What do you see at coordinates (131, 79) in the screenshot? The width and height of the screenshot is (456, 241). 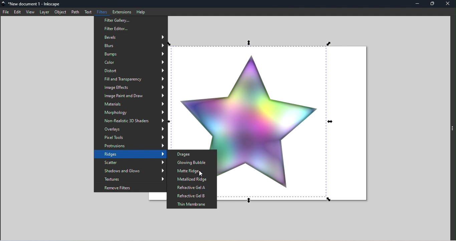 I see `Fill and transparency` at bounding box center [131, 79].